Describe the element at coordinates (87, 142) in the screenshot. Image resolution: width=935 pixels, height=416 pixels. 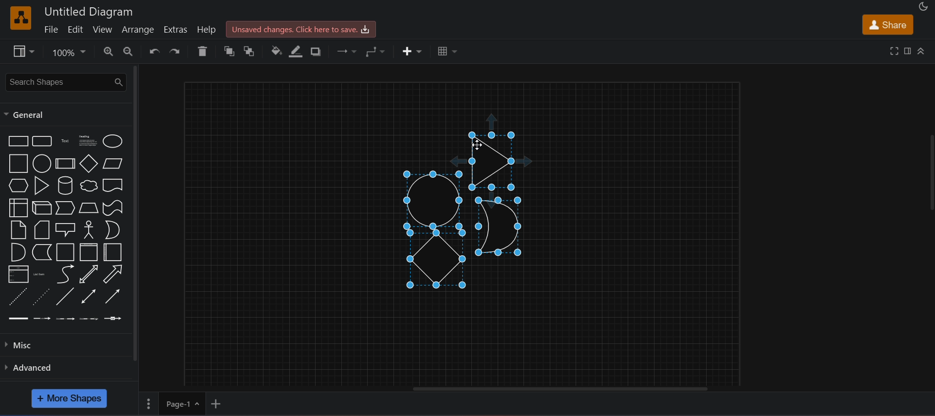
I see `heading` at that location.